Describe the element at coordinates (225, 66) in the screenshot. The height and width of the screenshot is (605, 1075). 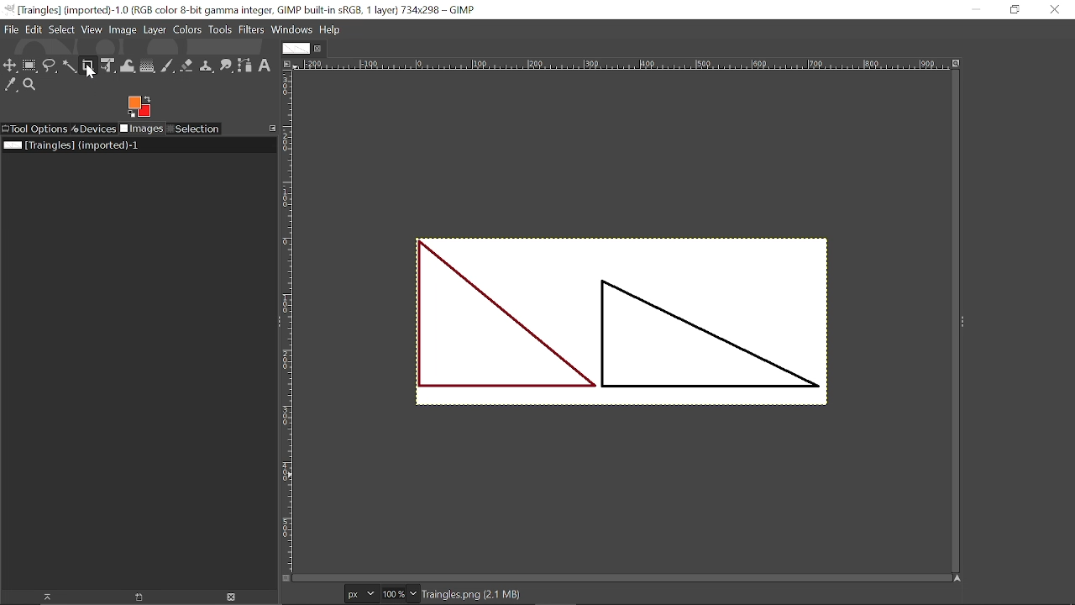
I see `Smudge tool` at that location.